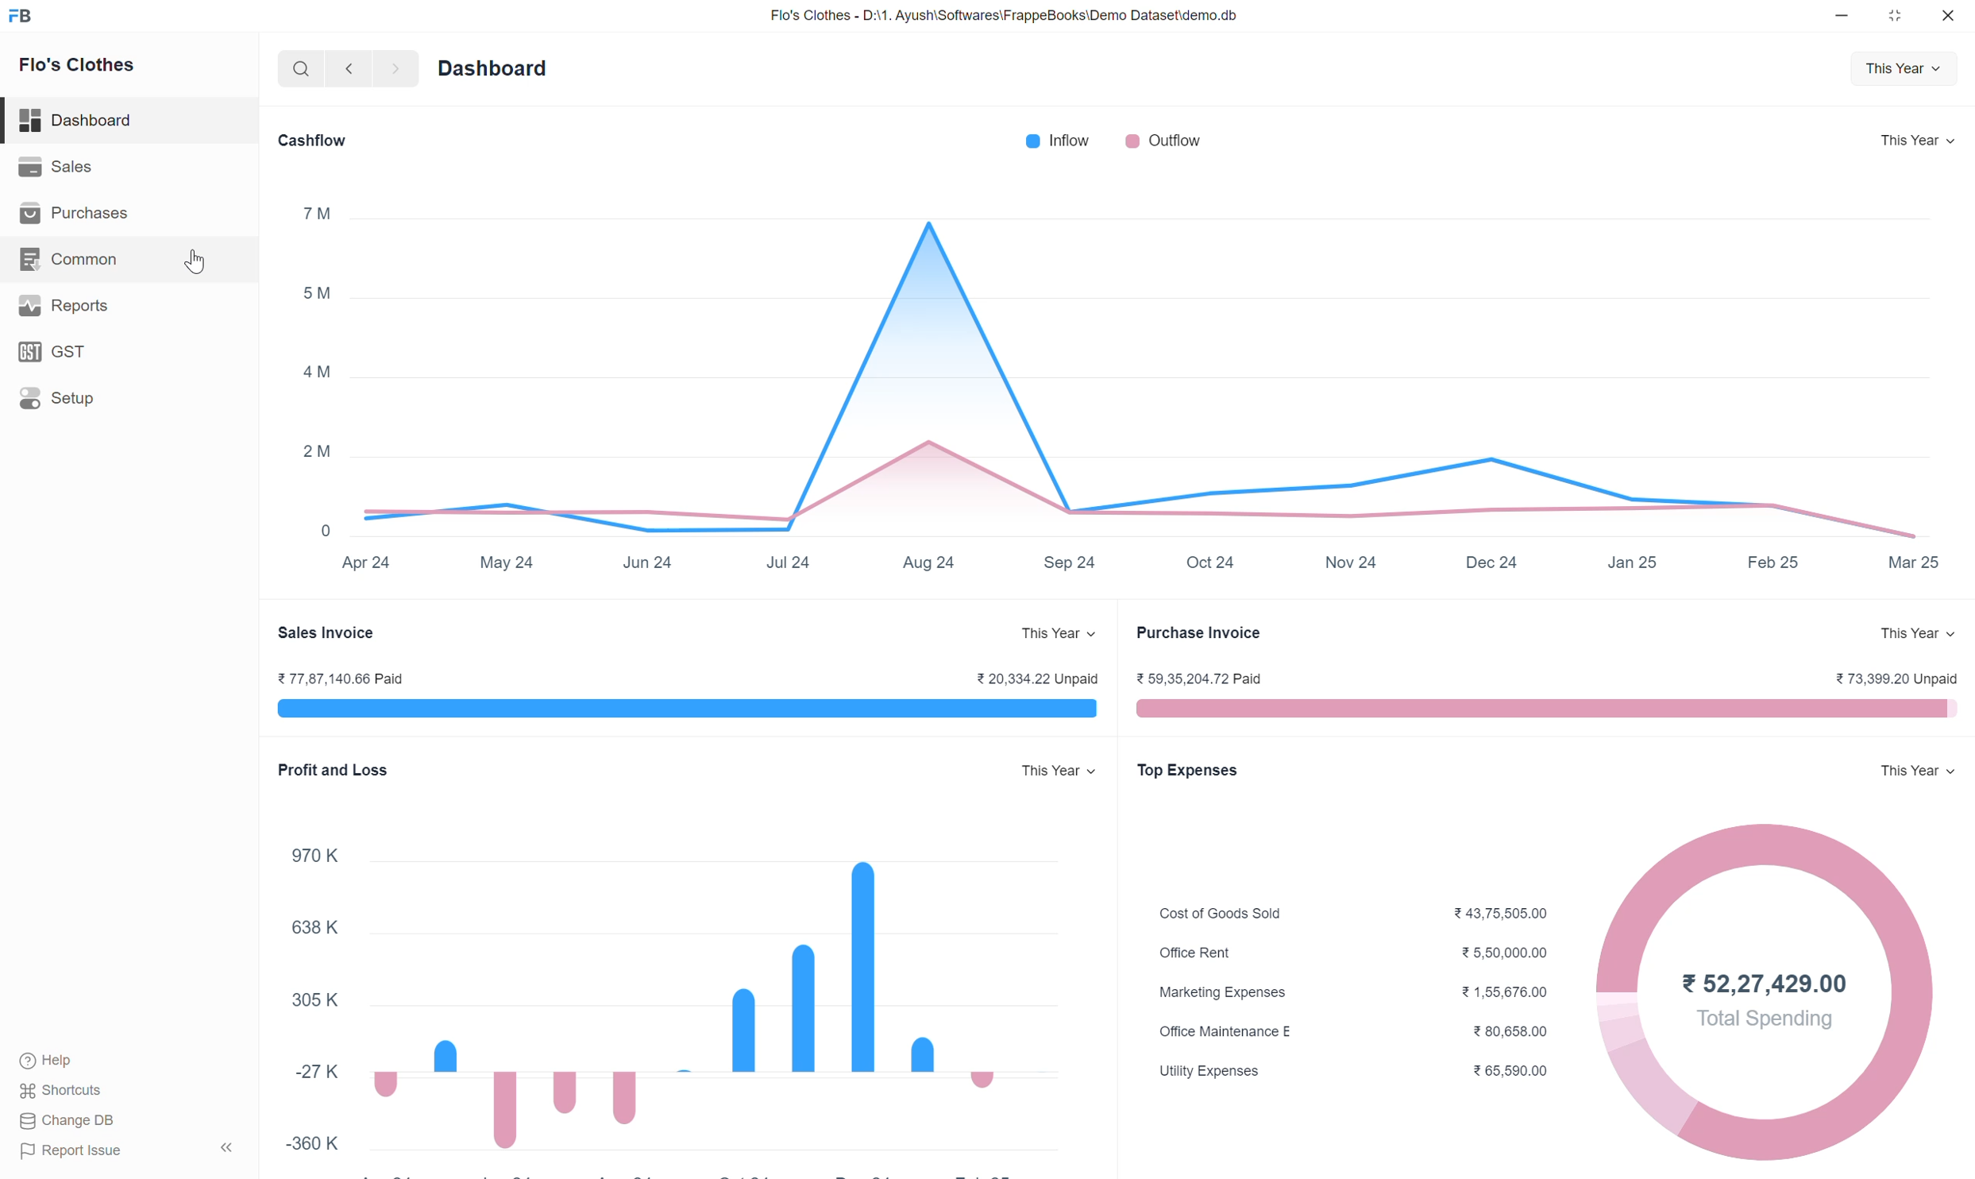  Describe the element at coordinates (1918, 142) in the screenshot. I see `year` at that location.